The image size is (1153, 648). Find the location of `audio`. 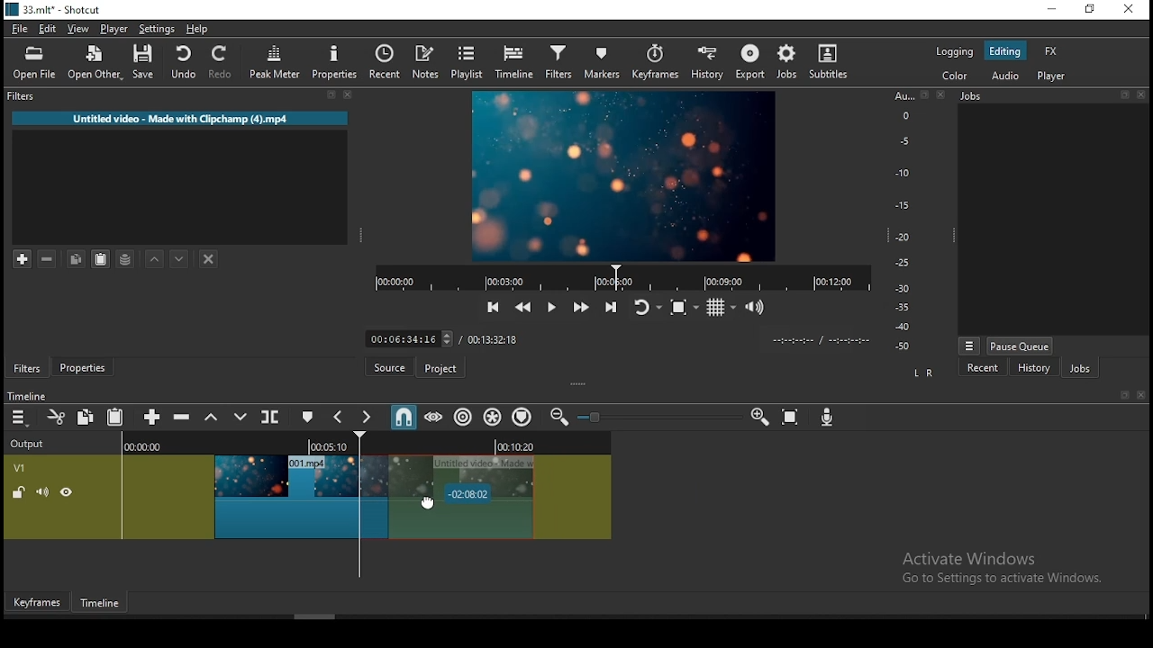

audio is located at coordinates (1006, 76).